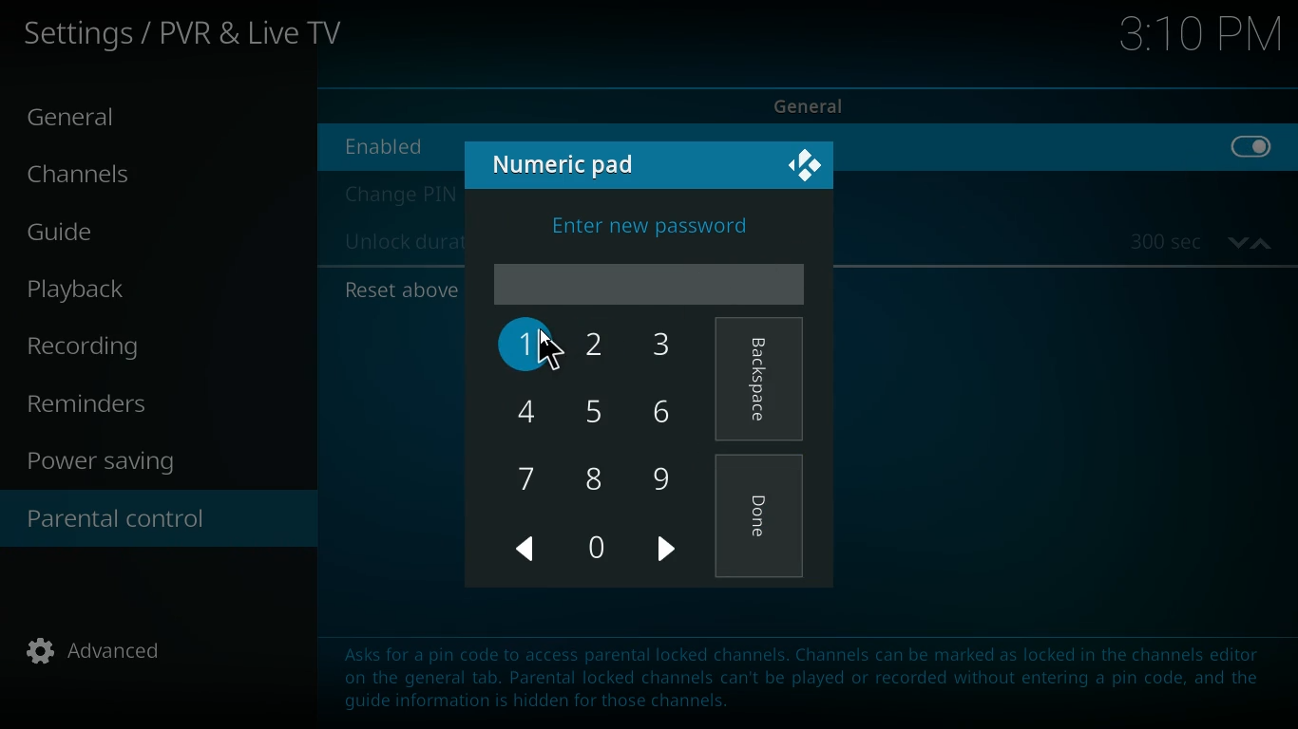  Describe the element at coordinates (96, 405) in the screenshot. I see `reminders` at that location.